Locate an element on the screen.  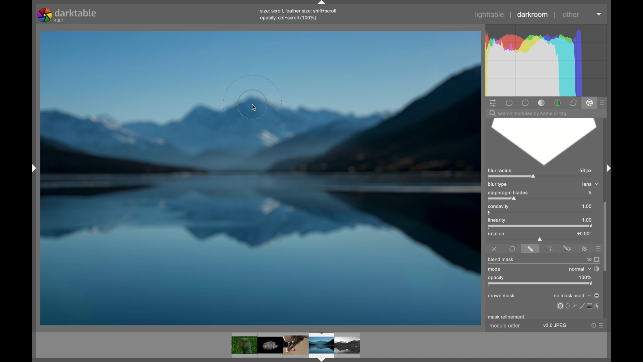
help is located at coordinates (591, 325).